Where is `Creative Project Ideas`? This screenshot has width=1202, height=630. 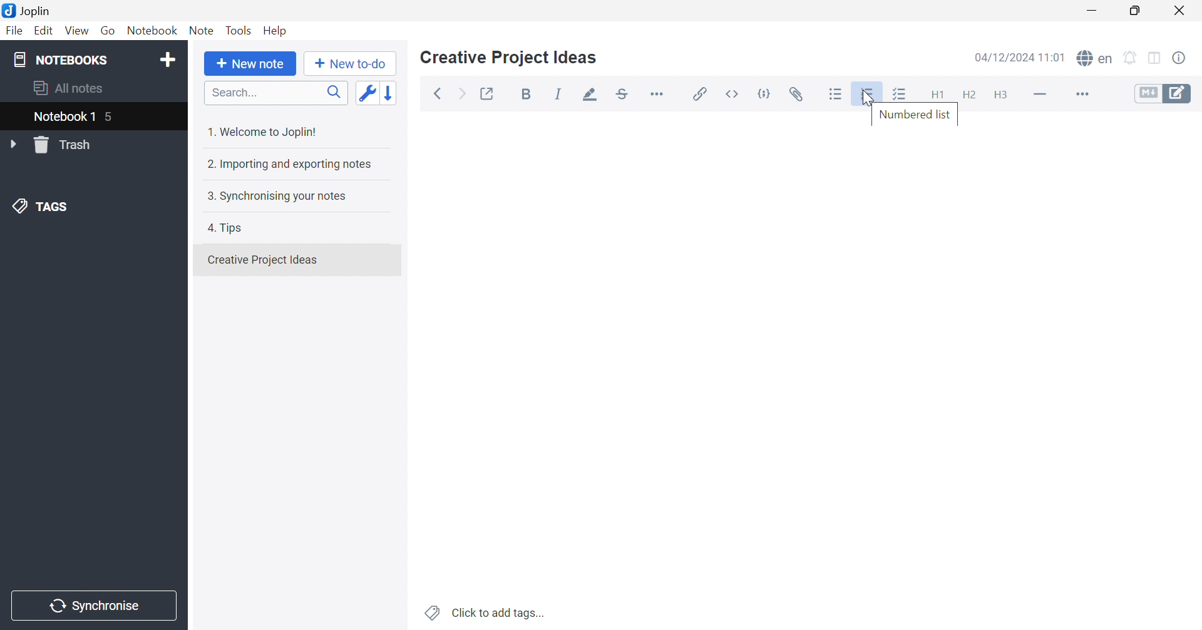
Creative Project Ideas is located at coordinates (508, 58).